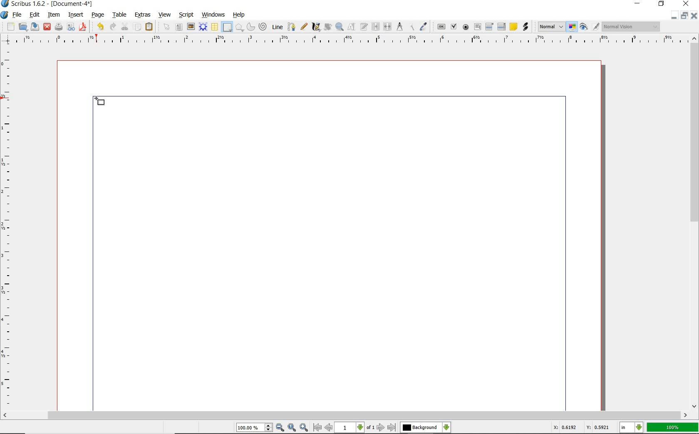  Describe the element at coordinates (525, 27) in the screenshot. I see `link annotation` at that location.